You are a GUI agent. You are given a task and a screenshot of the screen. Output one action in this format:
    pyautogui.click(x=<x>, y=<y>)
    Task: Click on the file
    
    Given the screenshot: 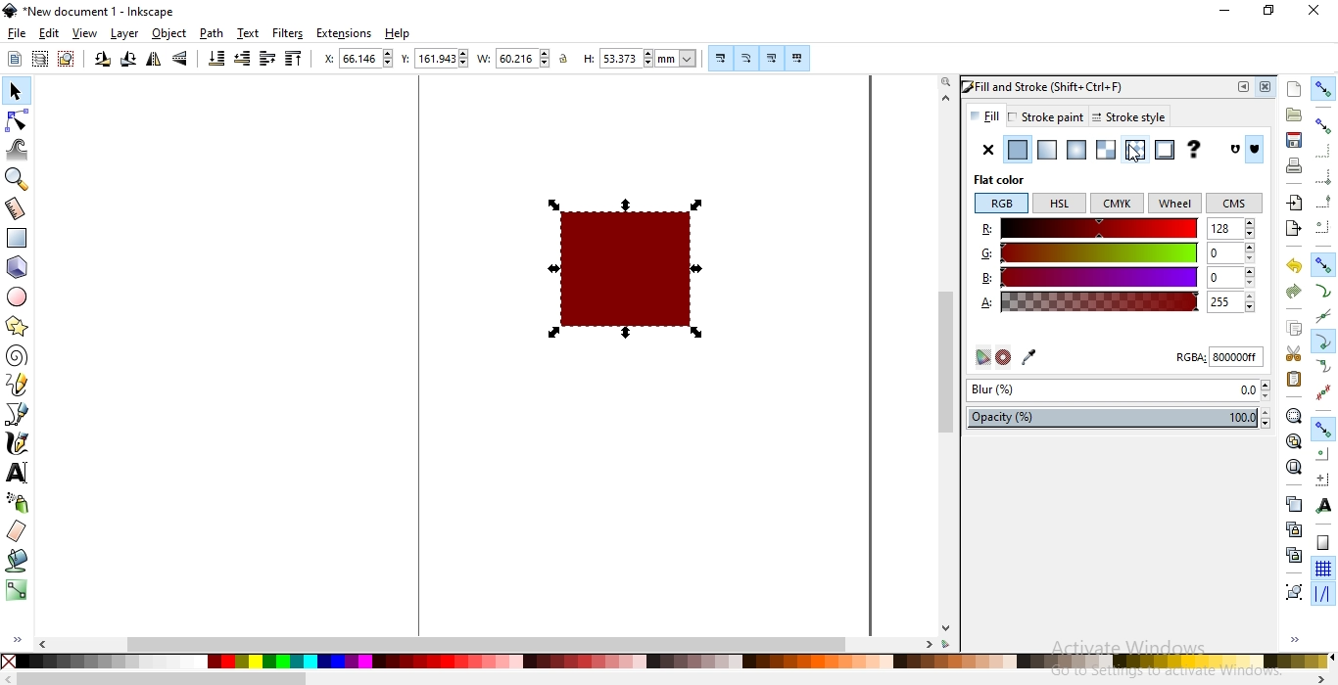 What is the action you would take?
    pyautogui.click(x=18, y=34)
    